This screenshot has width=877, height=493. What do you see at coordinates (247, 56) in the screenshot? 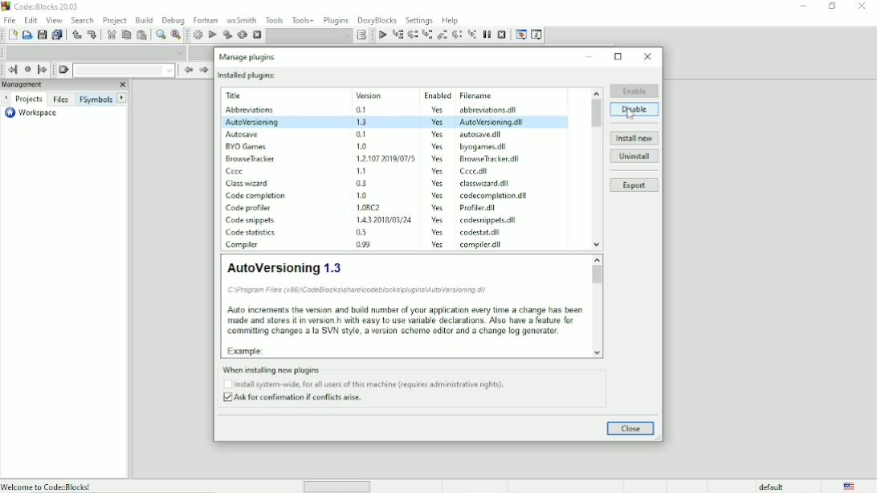
I see `Manage plugins` at bounding box center [247, 56].